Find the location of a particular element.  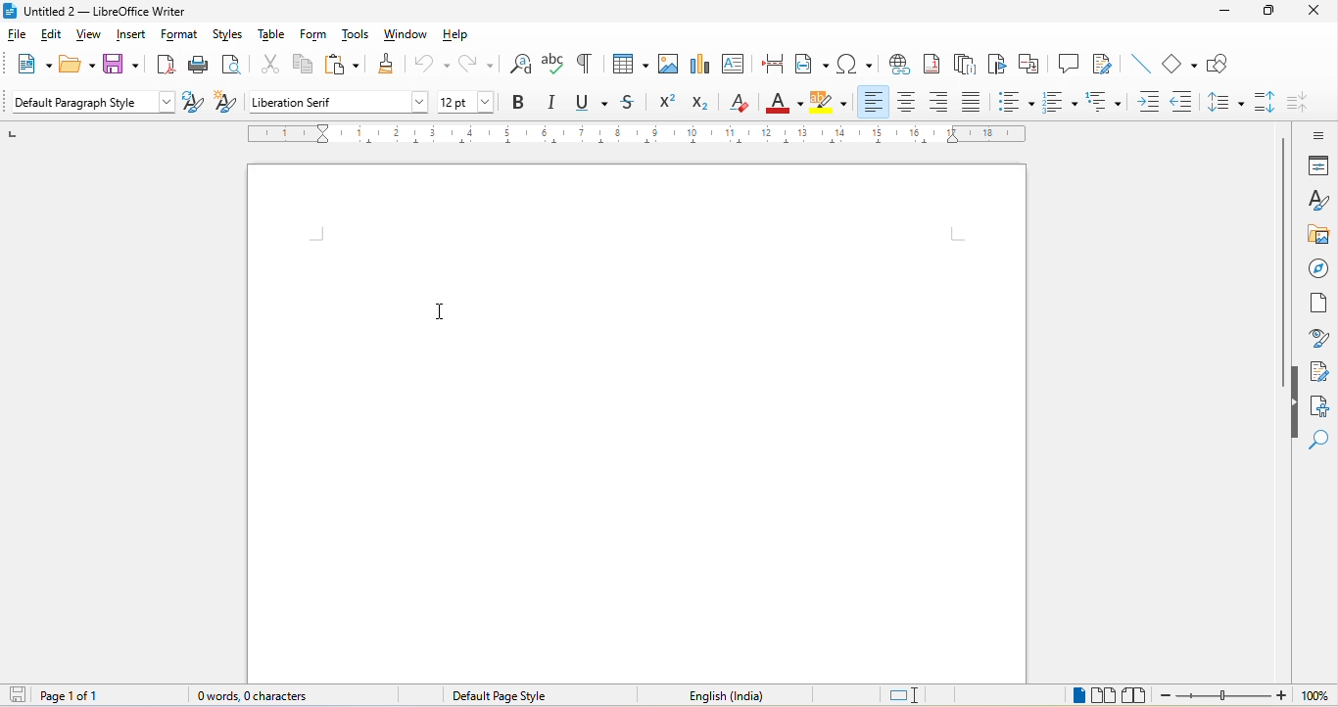

bold is located at coordinates (518, 105).